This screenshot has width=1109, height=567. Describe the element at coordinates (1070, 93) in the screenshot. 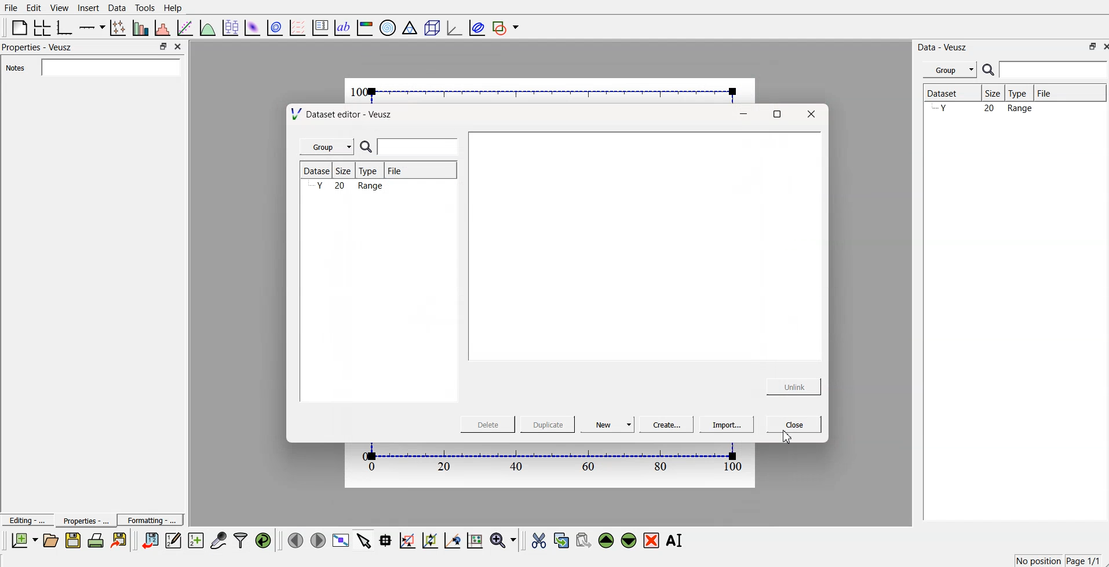

I see `File` at that location.